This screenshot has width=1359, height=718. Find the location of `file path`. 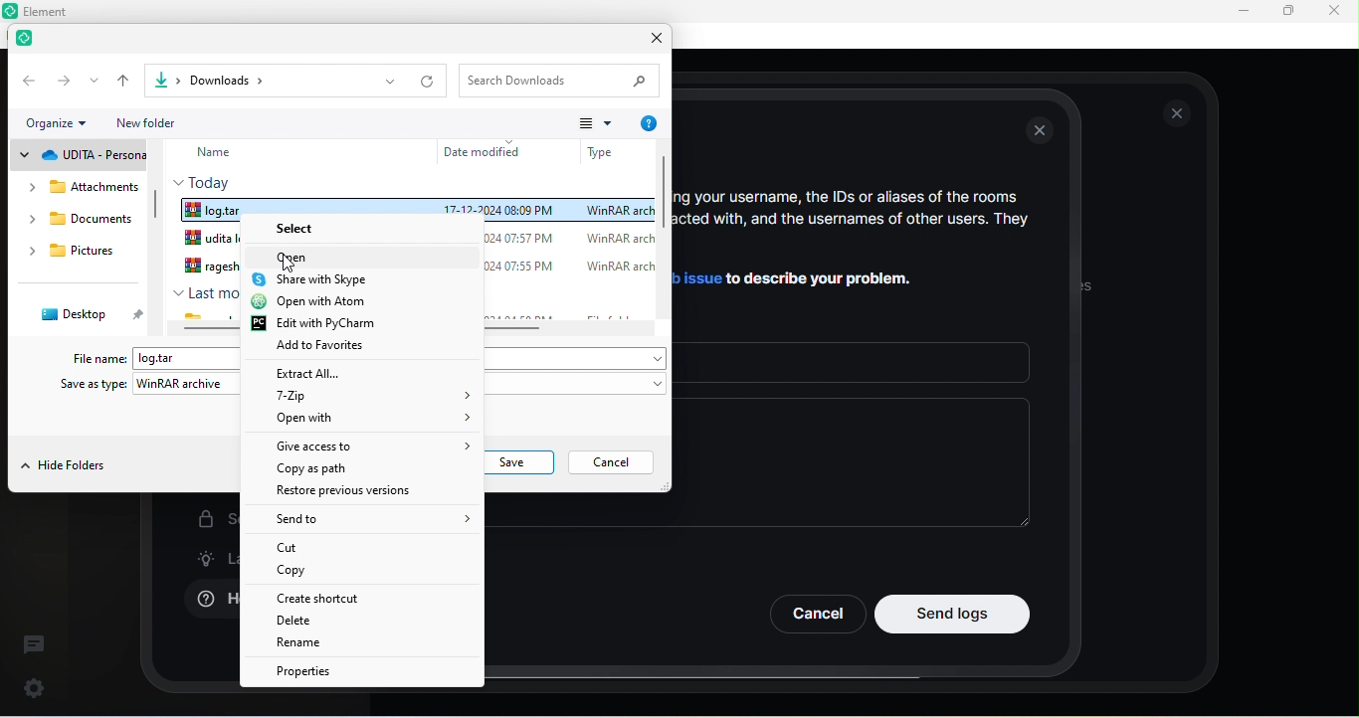

file path is located at coordinates (248, 80).